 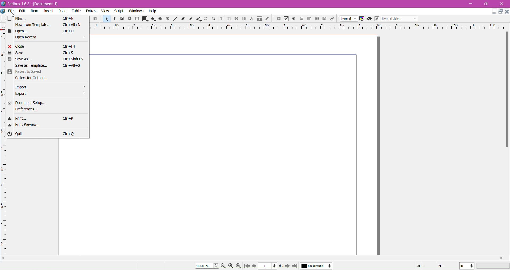 What do you see at coordinates (244, 19) in the screenshot?
I see `Unlink Text Frame` at bounding box center [244, 19].